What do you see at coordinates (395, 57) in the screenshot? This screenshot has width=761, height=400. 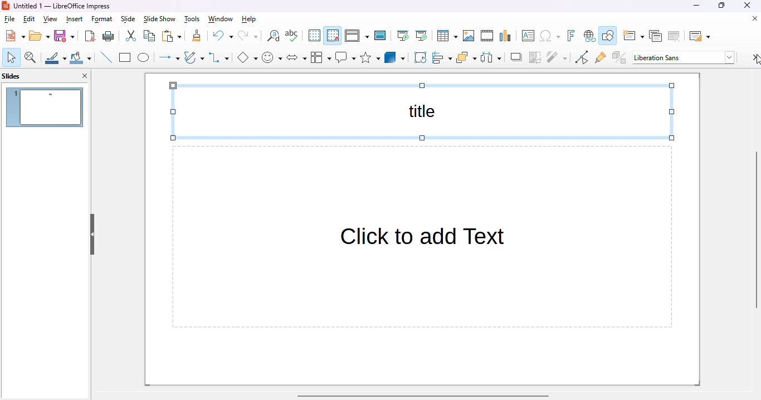 I see `3D objects` at bounding box center [395, 57].